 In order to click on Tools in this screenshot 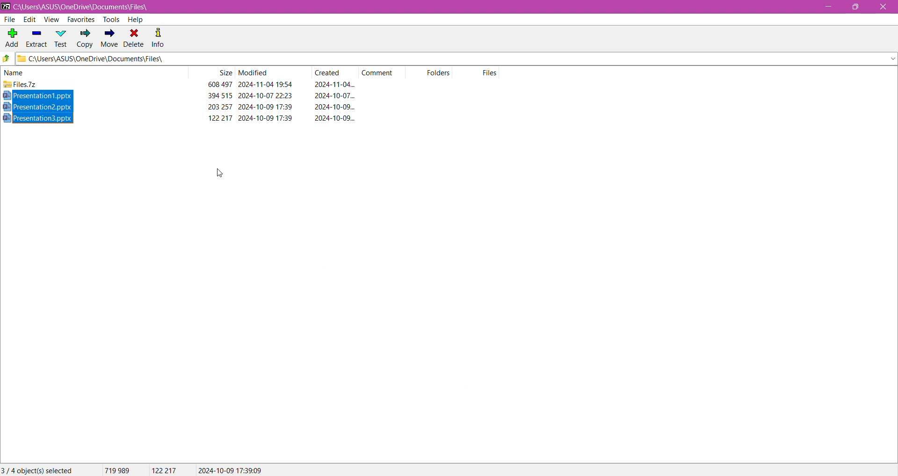, I will do `click(110, 19)`.